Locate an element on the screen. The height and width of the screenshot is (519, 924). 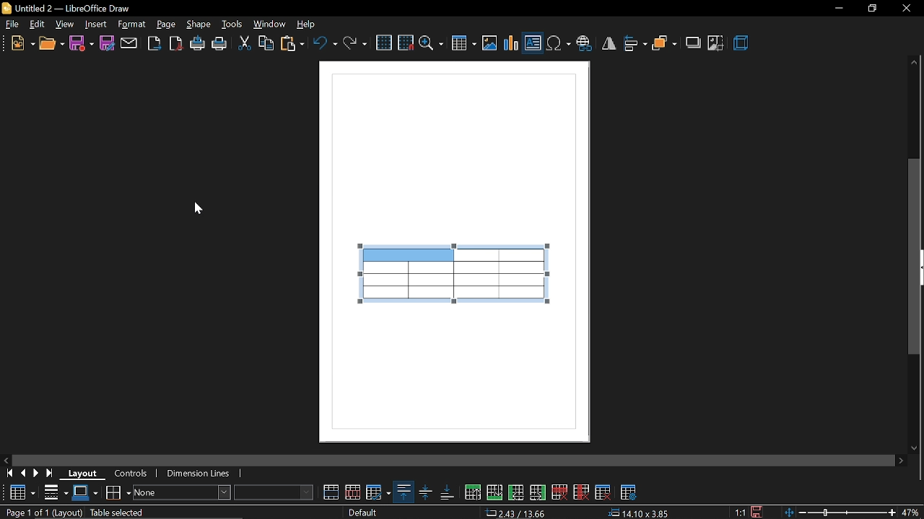
1:1 is located at coordinates (739, 513).